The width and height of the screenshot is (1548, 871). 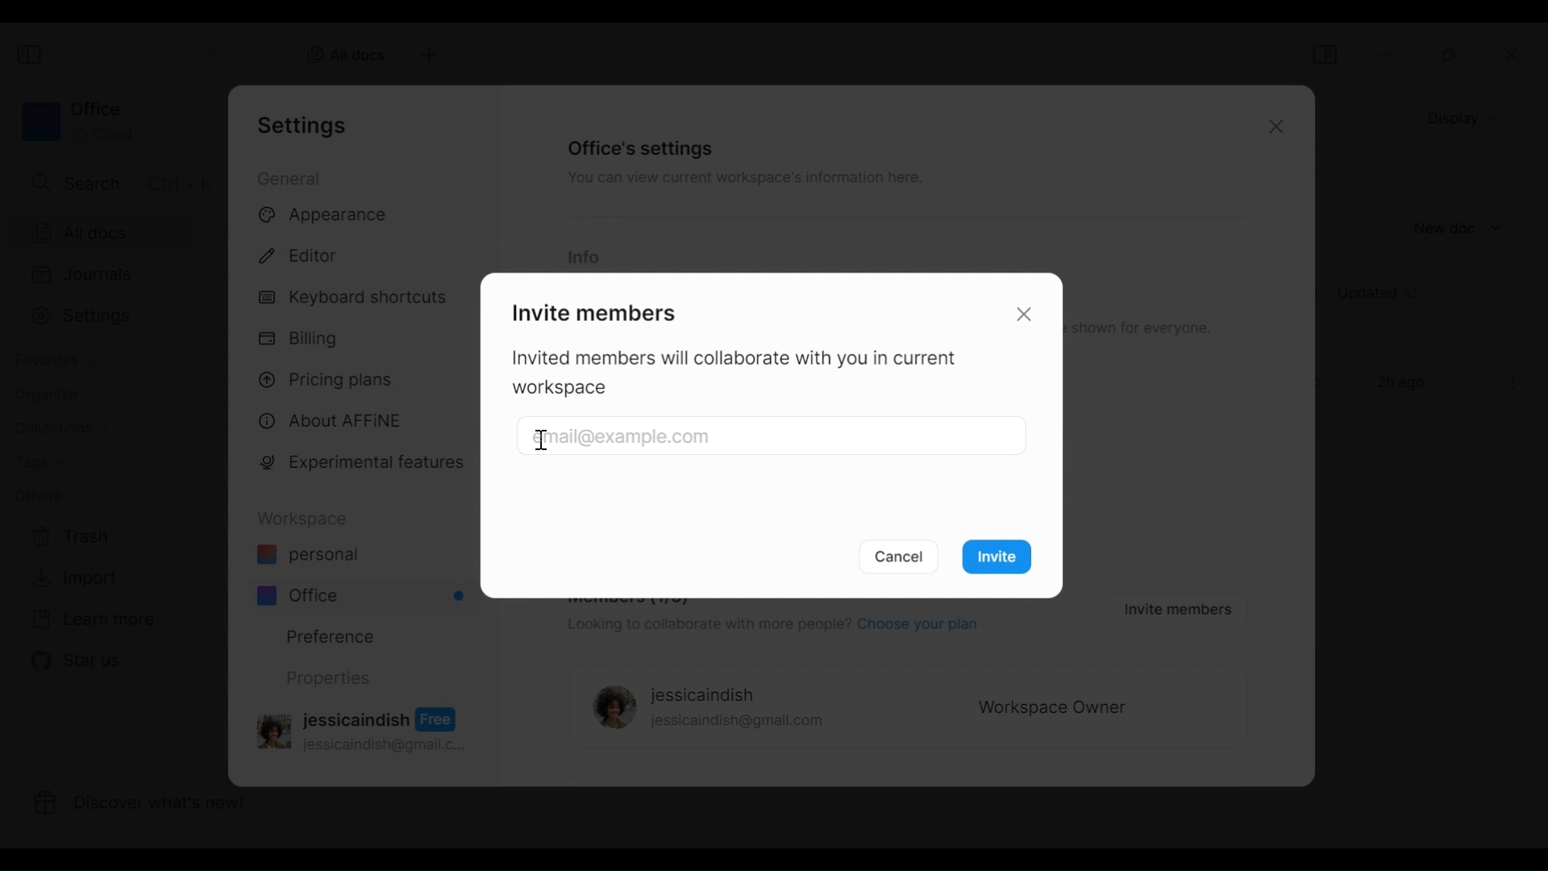 What do you see at coordinates (703, 696) in the screenshot?
I see `Jessicaindish` at bounding box center [703, 696].